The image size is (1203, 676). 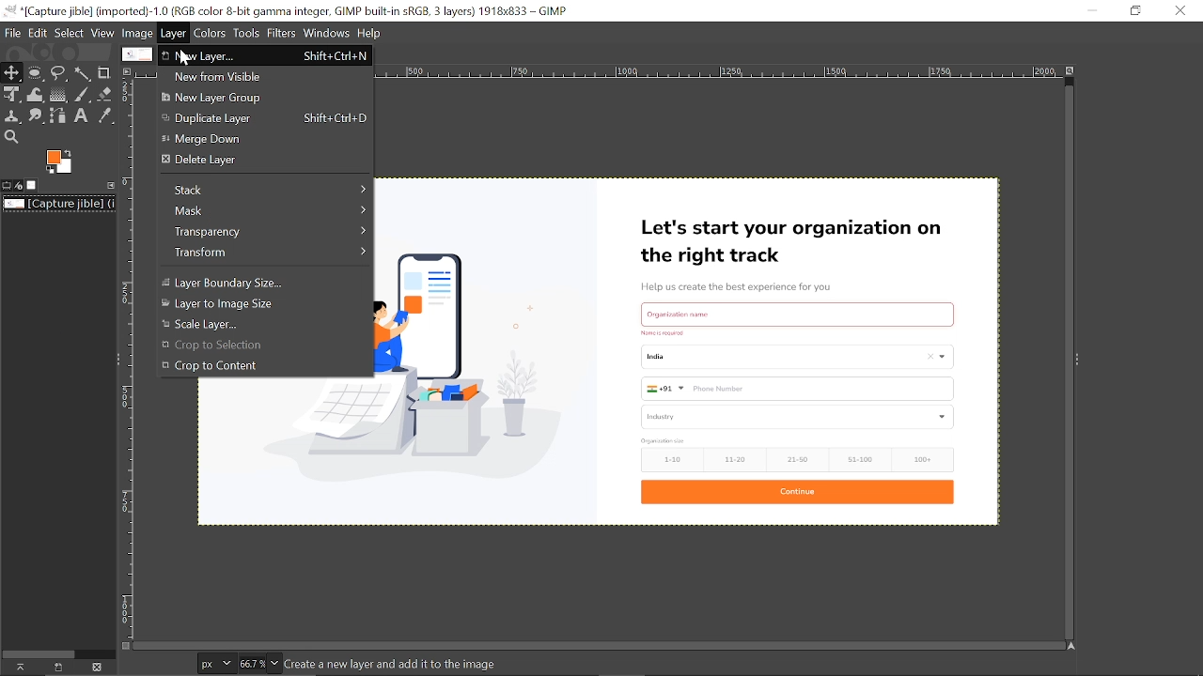 I want to click on Transparency, so click(x=264, y=230).